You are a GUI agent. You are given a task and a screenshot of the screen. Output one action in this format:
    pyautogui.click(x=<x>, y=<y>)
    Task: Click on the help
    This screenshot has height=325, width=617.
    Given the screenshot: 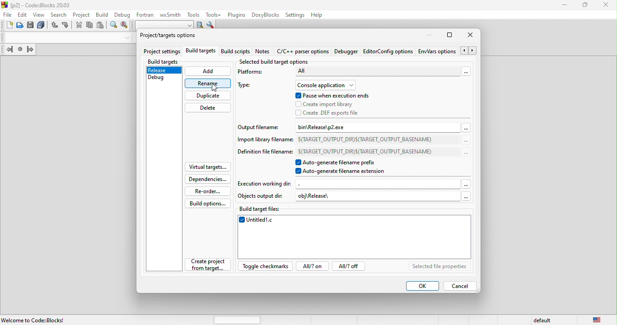 What is the action you would take?
    pyautogui.click(x=319, y=15)
    